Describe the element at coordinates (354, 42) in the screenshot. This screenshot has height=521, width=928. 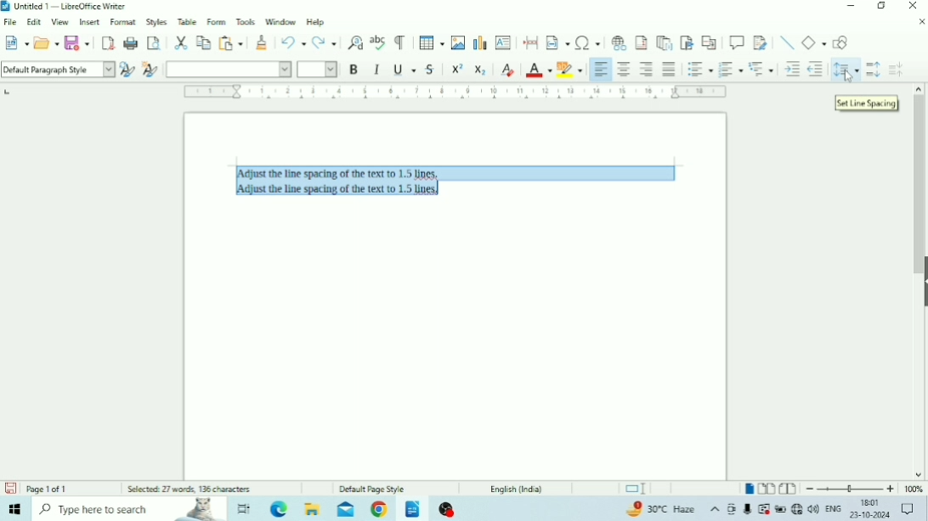
I see `Find and Replace` at that location.